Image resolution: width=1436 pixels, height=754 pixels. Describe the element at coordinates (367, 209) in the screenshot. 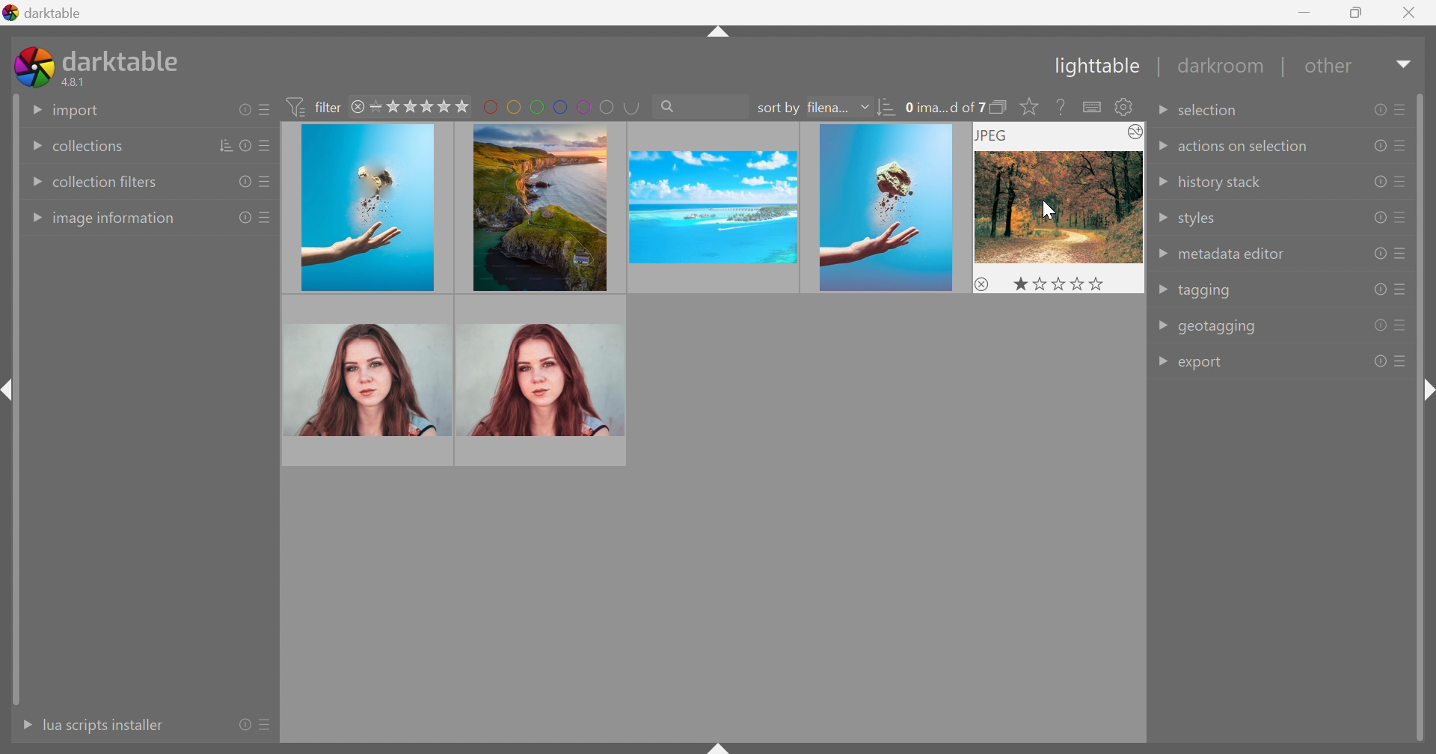

I see `image` at that location.